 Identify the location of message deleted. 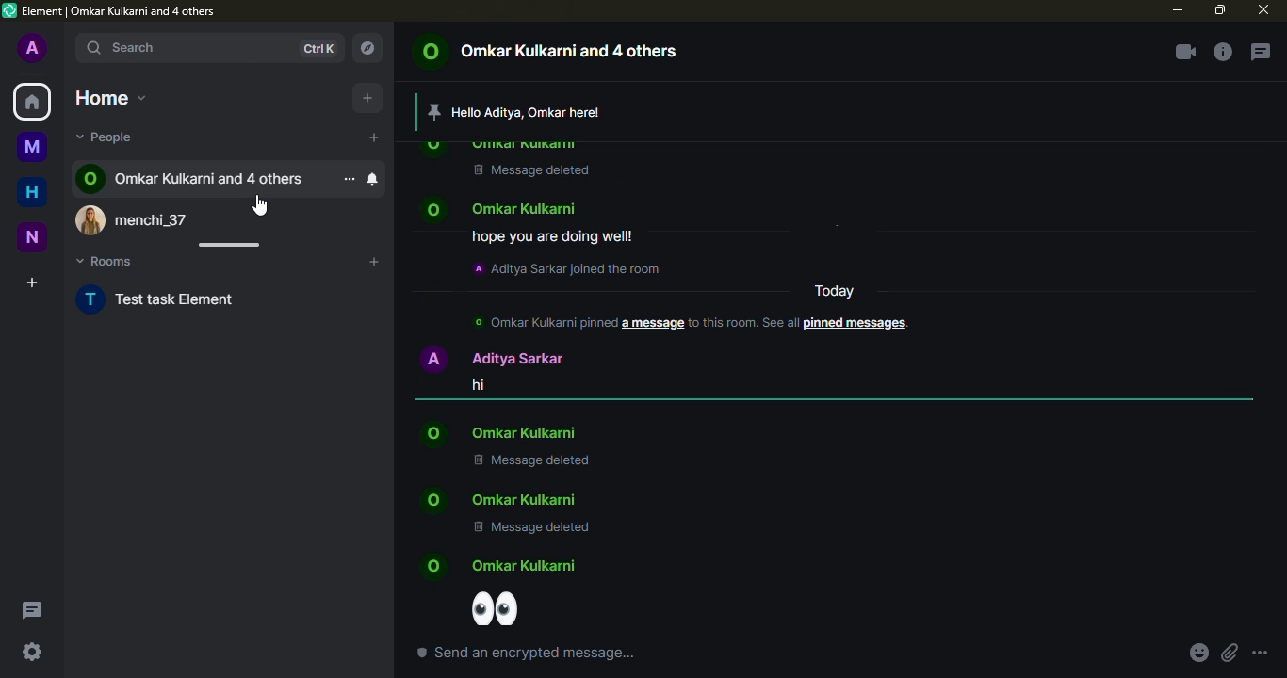
(532, 527).